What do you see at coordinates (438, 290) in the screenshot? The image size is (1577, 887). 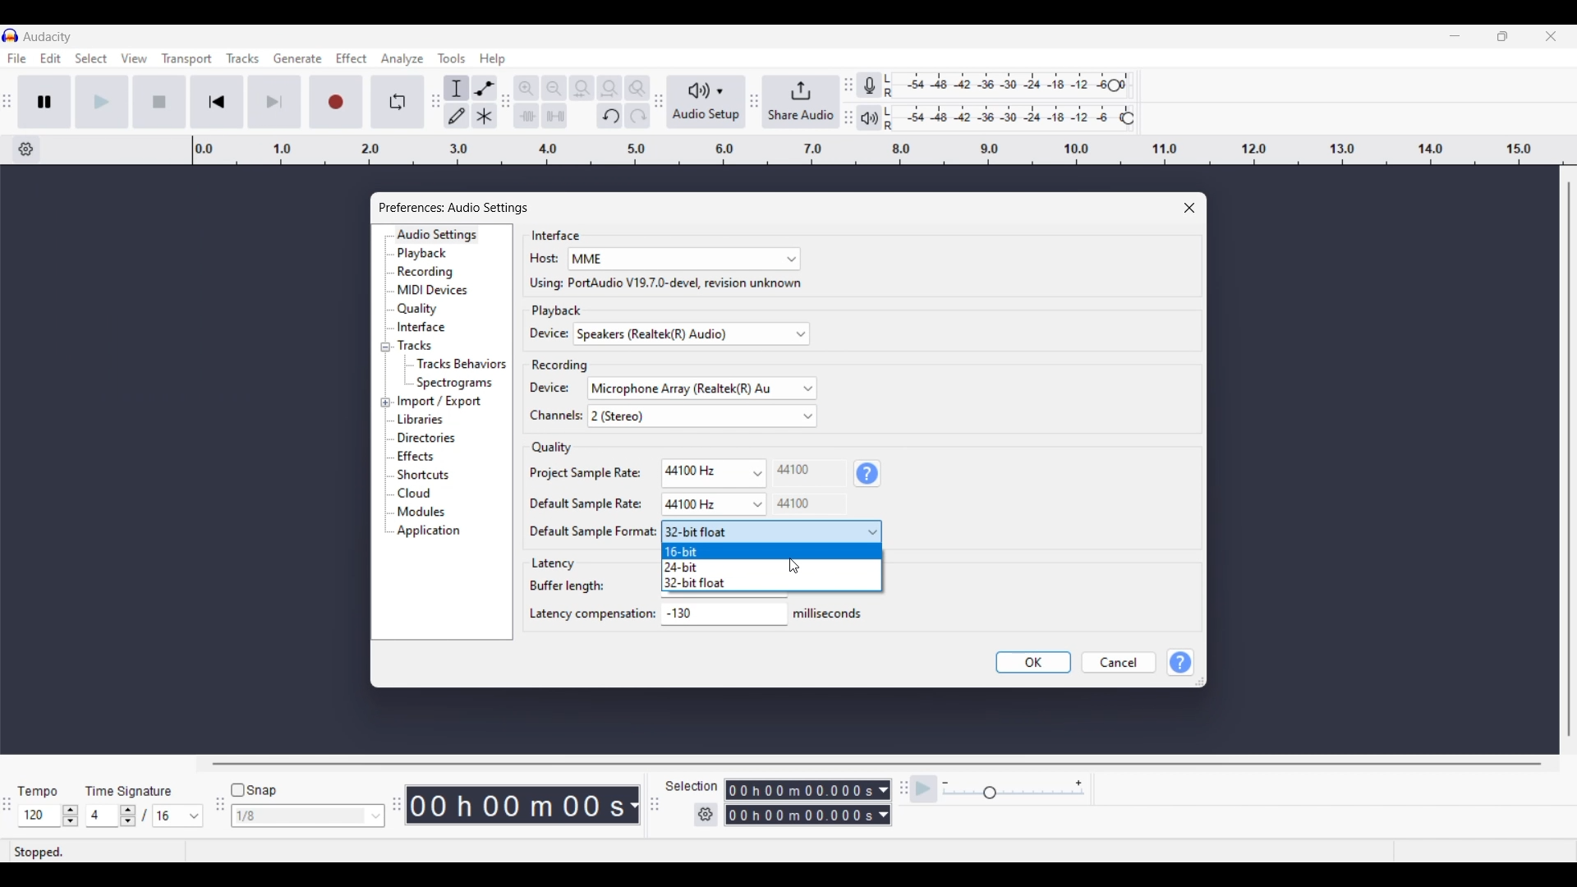 I see `MIDI devices` at bounding box center [438, 290].